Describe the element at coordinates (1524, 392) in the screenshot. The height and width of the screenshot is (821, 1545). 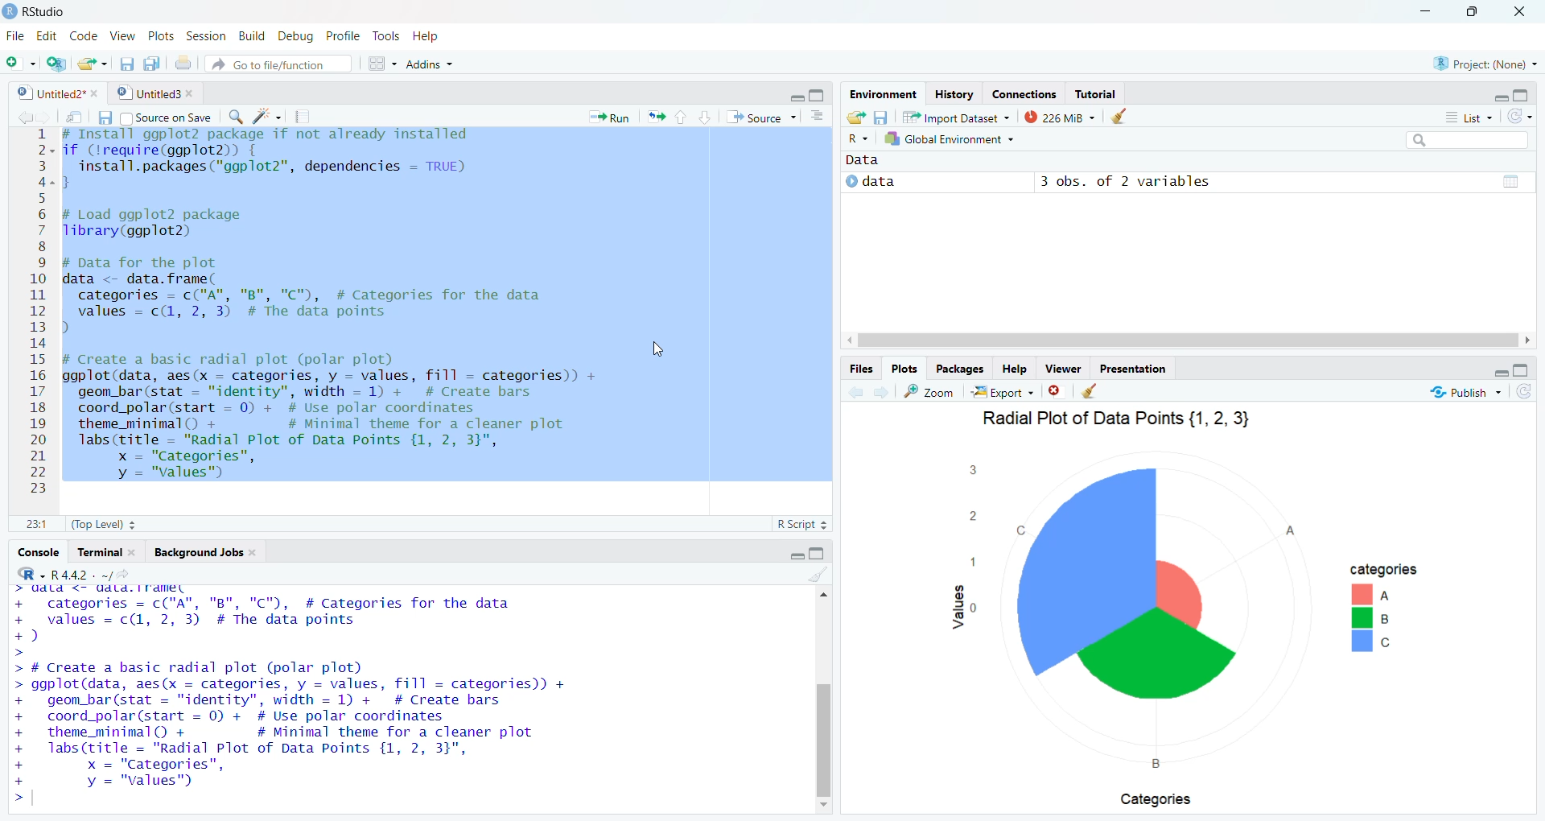
I see `Refresh theme` at that location.